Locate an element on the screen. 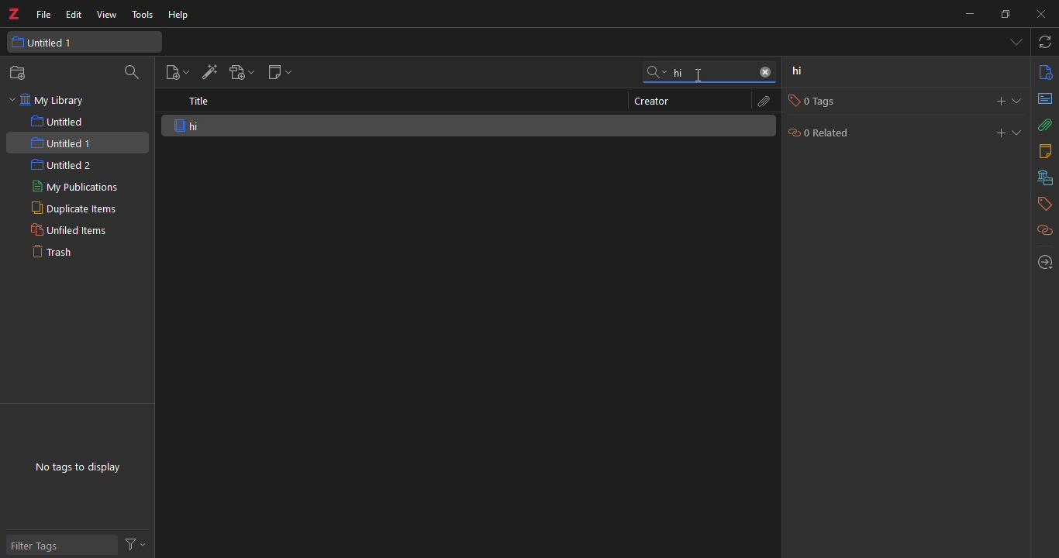 This screenshot has width=1059, height=558. minimize is located at coordinates (970, 15).